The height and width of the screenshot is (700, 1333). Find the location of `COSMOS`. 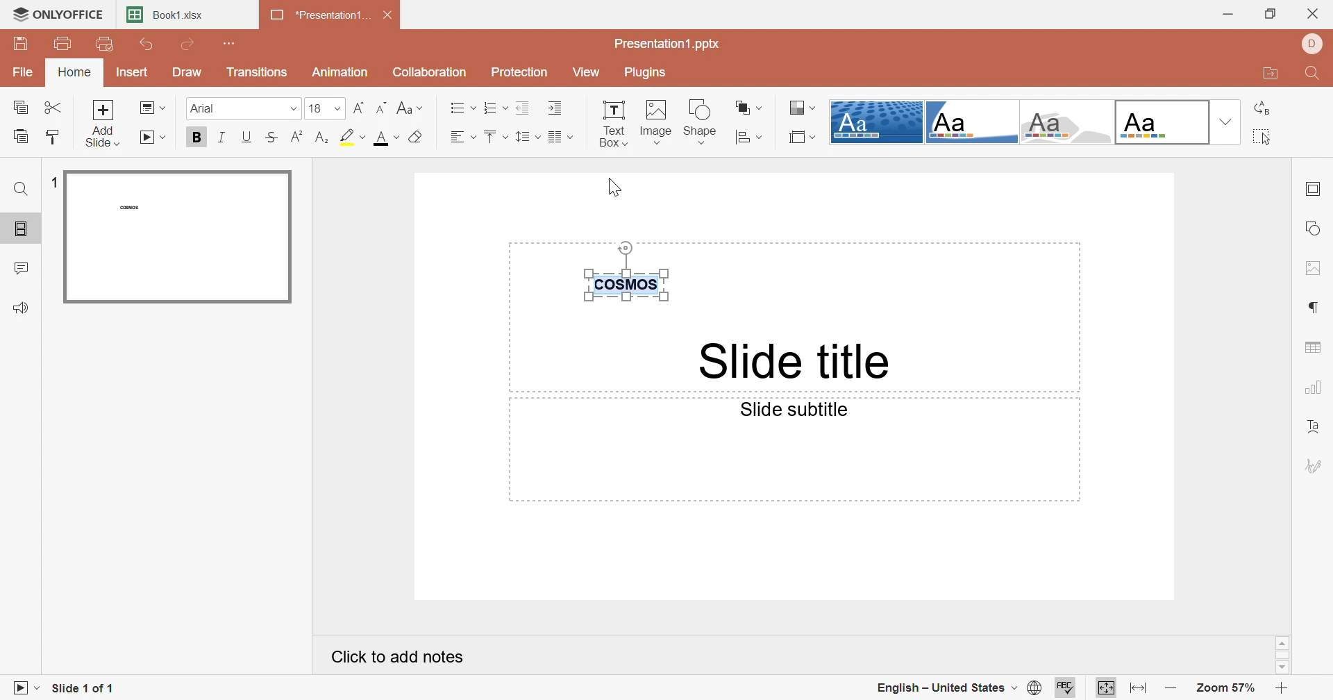

COSMOS is located at coordinates (624, 272).